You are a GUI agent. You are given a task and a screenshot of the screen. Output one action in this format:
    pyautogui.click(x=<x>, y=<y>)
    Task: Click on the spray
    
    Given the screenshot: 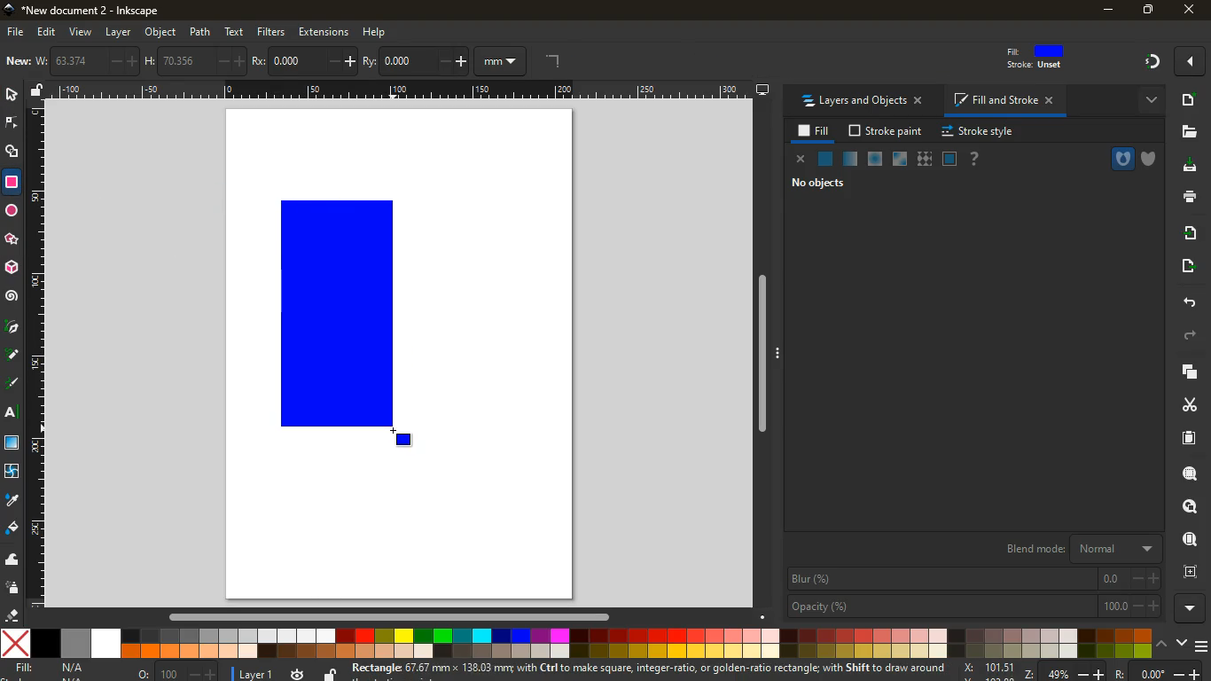 What is the action you would take?
    pyautogui.click(x=13, y=588)
    